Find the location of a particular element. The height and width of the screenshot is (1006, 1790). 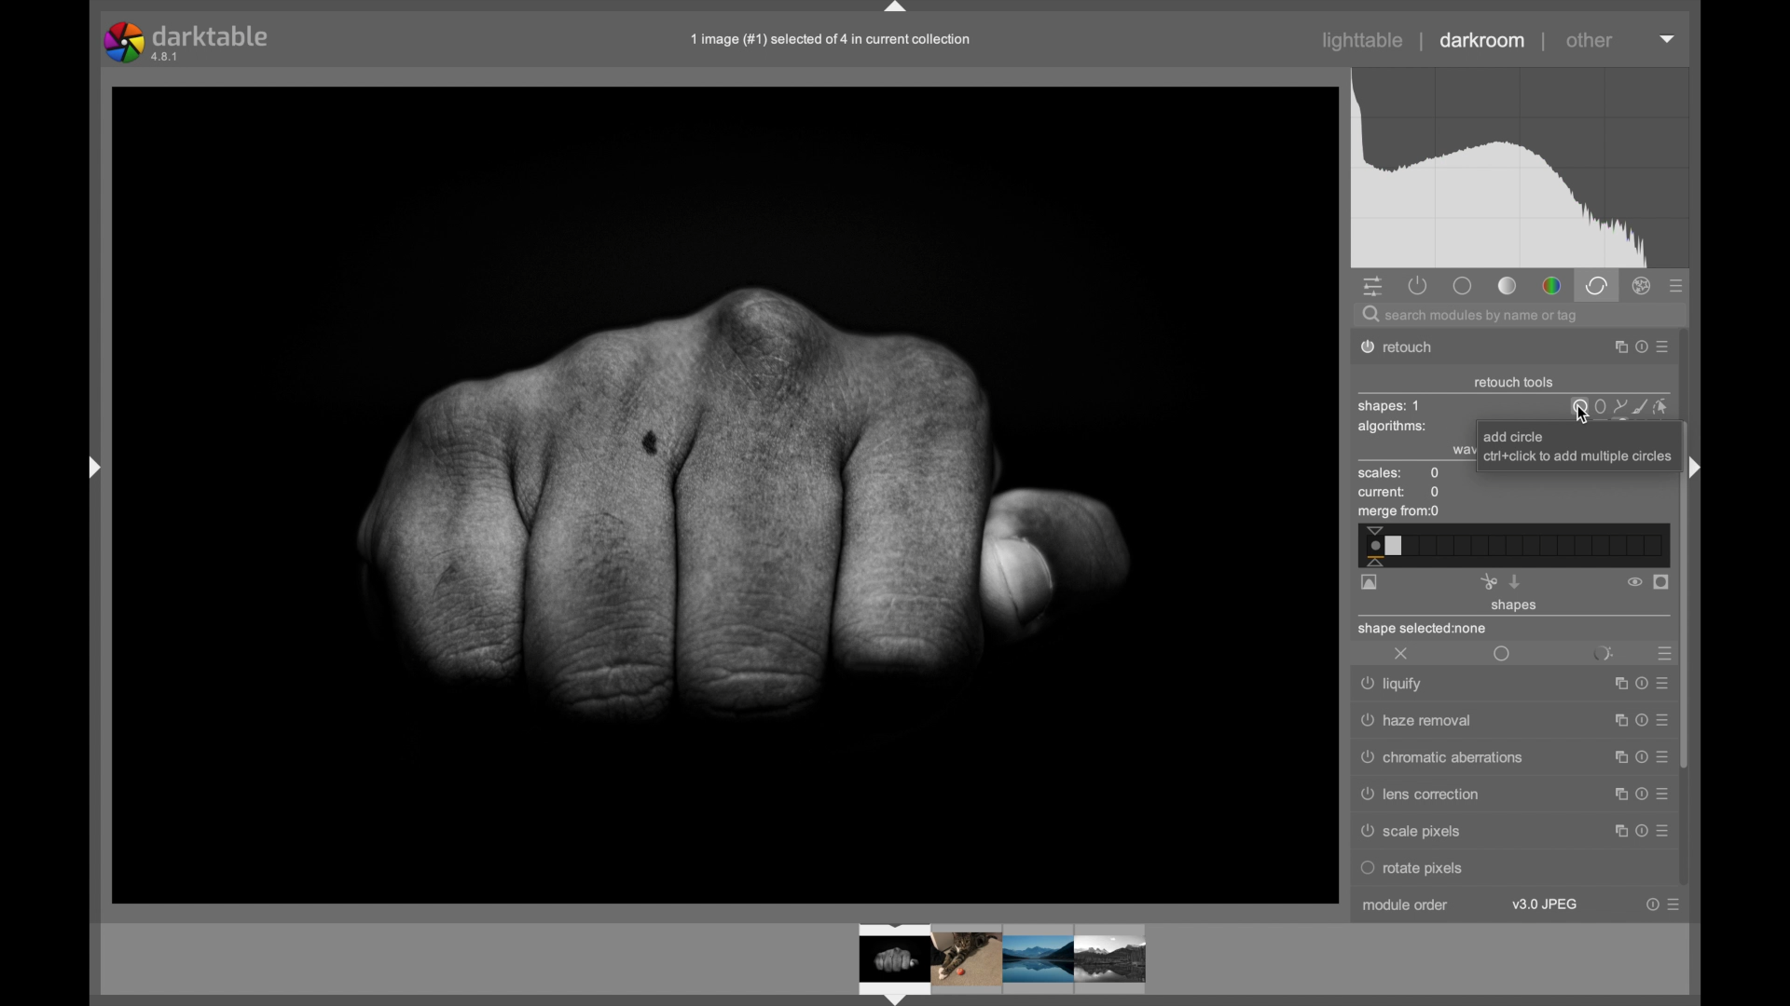

more options is located at coordinates (1662, 719).